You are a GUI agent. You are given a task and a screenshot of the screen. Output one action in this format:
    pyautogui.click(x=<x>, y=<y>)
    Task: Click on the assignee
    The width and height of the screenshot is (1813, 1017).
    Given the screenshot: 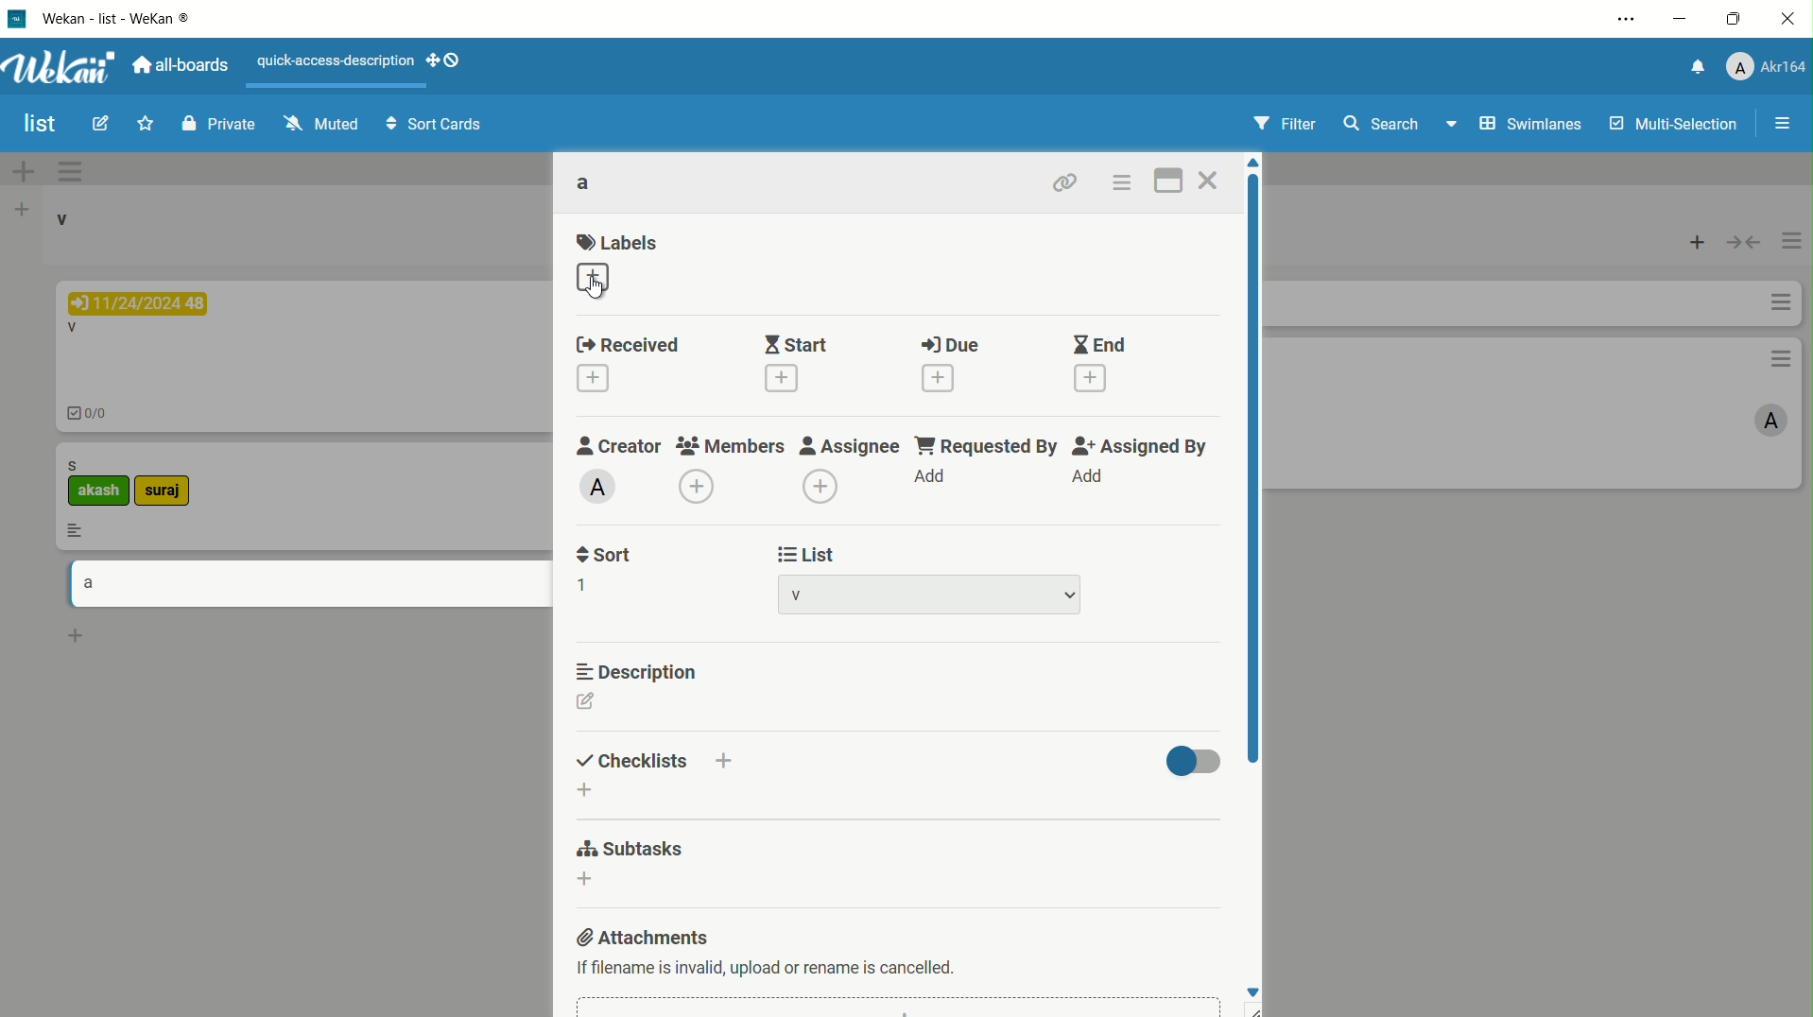 What is the action you would take?
    pyautogui.click(x=848, y=447)
    